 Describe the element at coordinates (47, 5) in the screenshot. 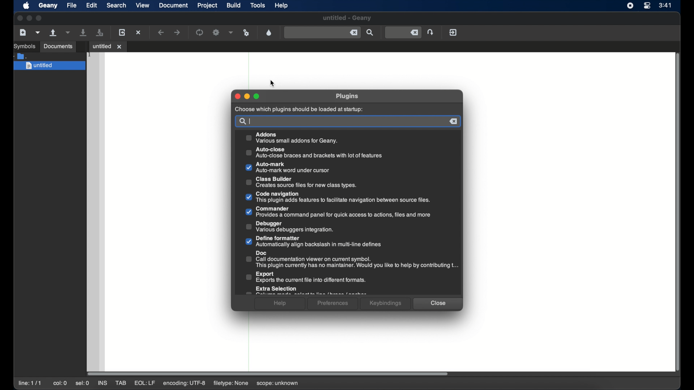

I see `geany` at that location.